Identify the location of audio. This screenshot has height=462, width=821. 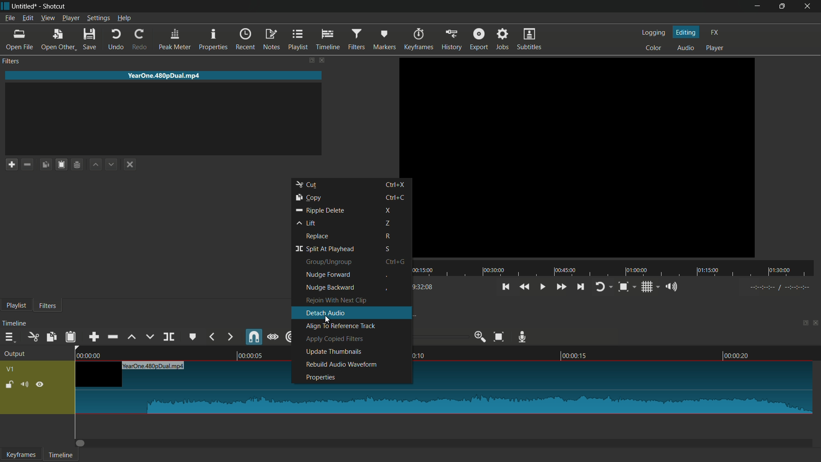
(685, 47).